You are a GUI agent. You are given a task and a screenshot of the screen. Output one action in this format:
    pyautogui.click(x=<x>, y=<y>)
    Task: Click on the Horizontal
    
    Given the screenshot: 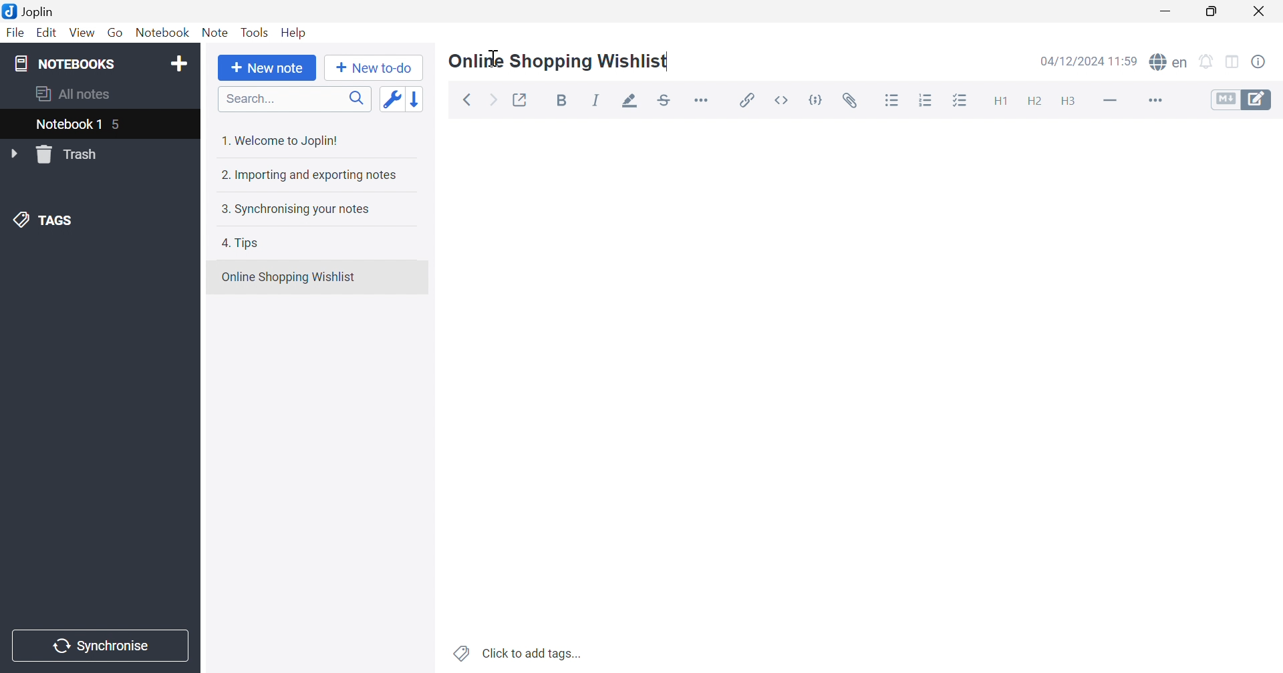 What is the action you would take?
    pyautogui.click(x=704, y=102)
    